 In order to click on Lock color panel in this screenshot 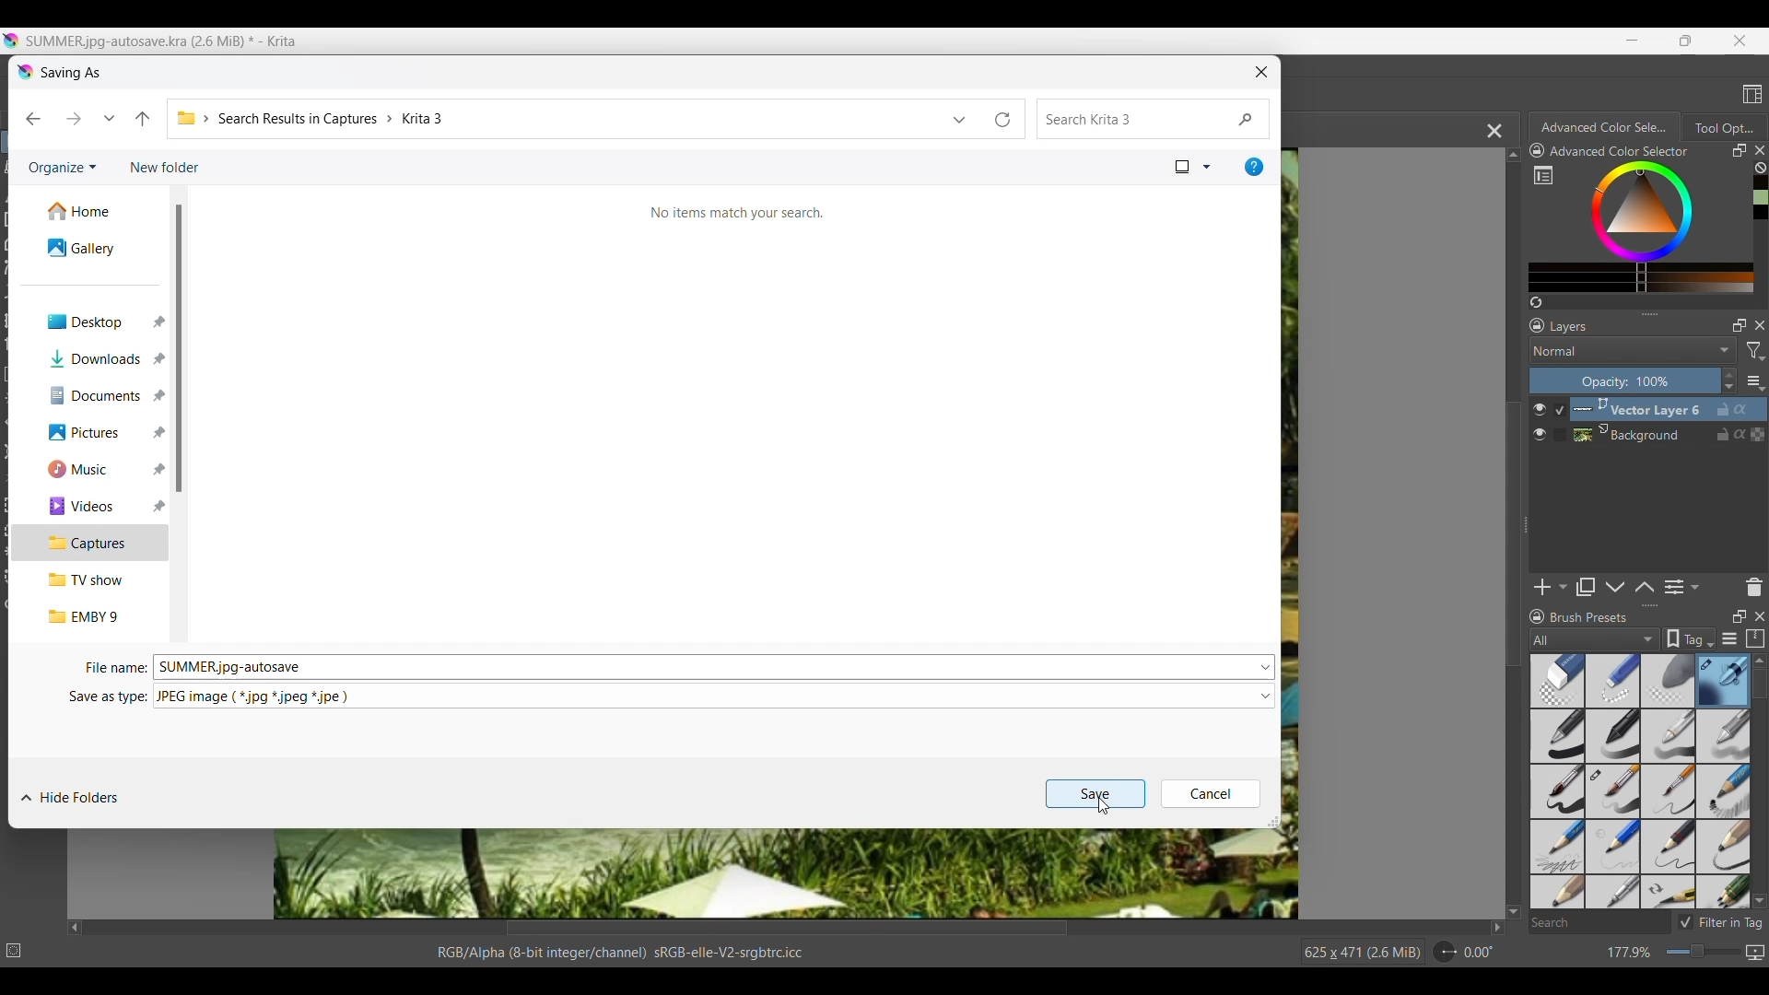, I will do `click(1537, 151)`.